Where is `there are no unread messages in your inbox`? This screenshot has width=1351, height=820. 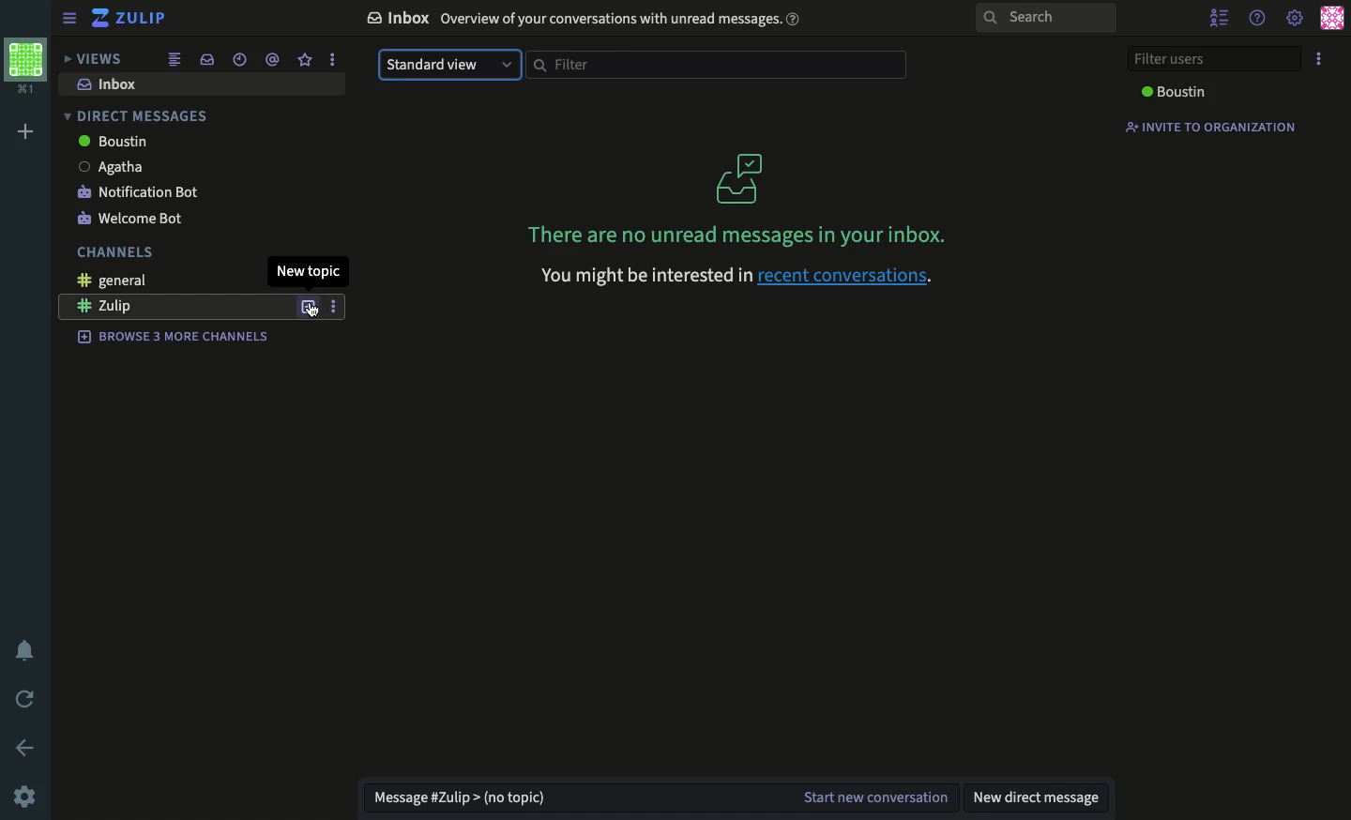
there are no unread messages in your inbox is located at coordinates (736, 198).